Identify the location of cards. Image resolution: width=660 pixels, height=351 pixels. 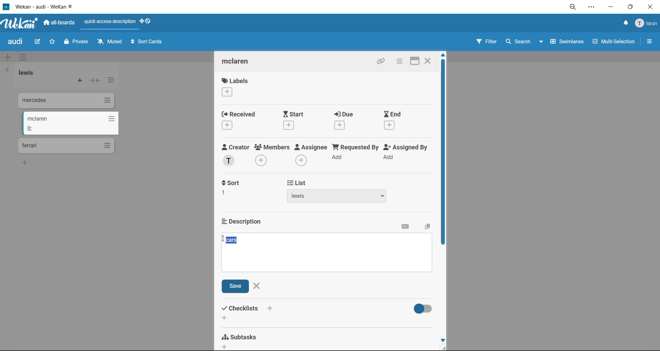
(70, 123).